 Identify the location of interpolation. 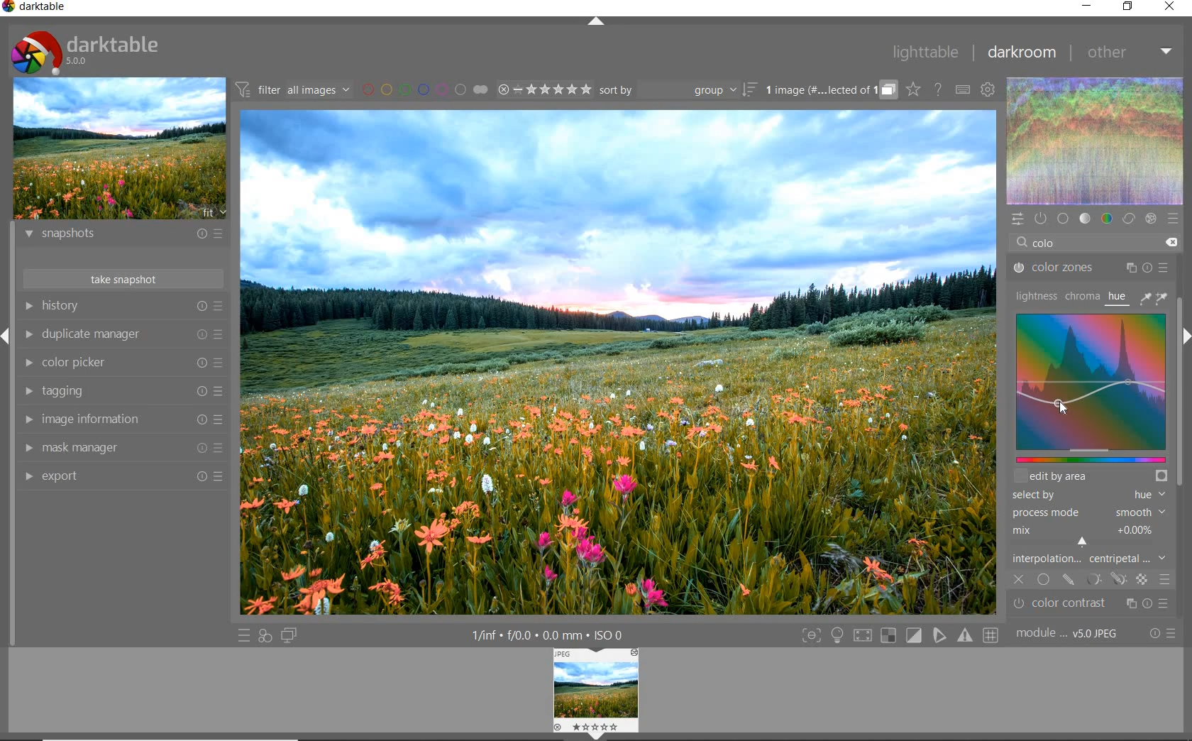
(1090, 559).